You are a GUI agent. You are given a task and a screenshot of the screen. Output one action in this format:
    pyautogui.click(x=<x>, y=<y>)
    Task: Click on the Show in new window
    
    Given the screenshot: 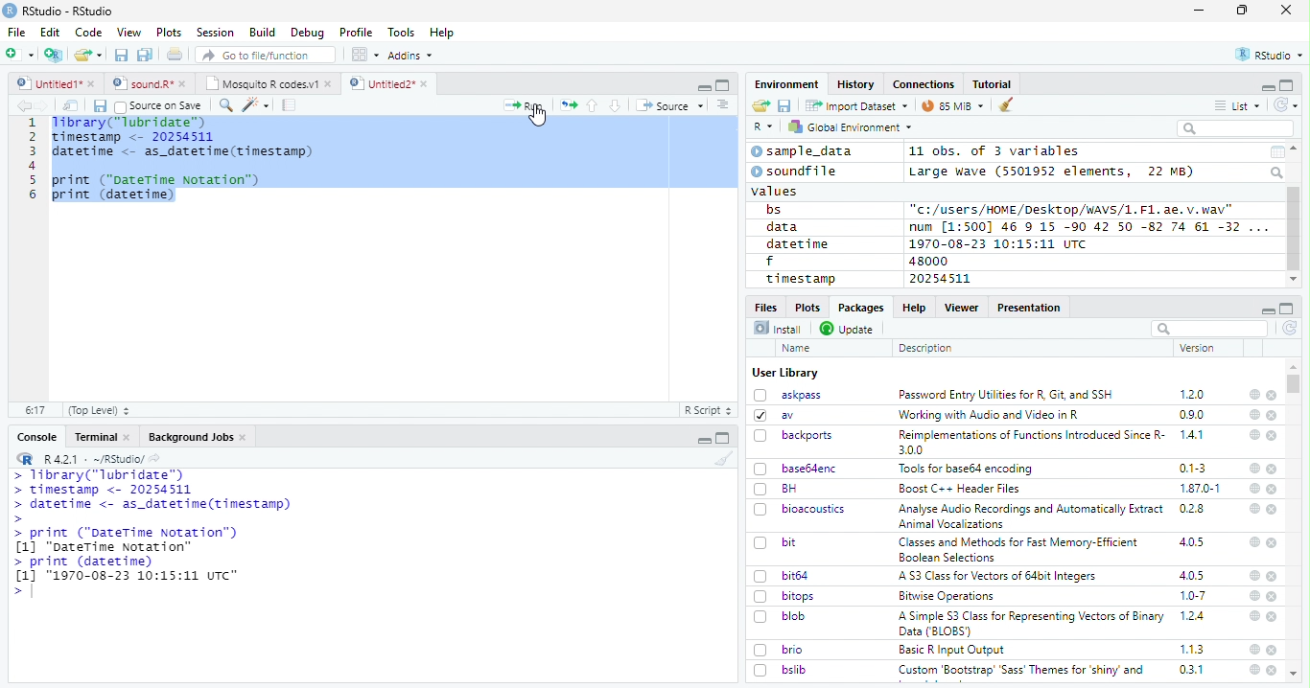 What is the action you would take?
    pyautogui.click(x=73, y=105)
    